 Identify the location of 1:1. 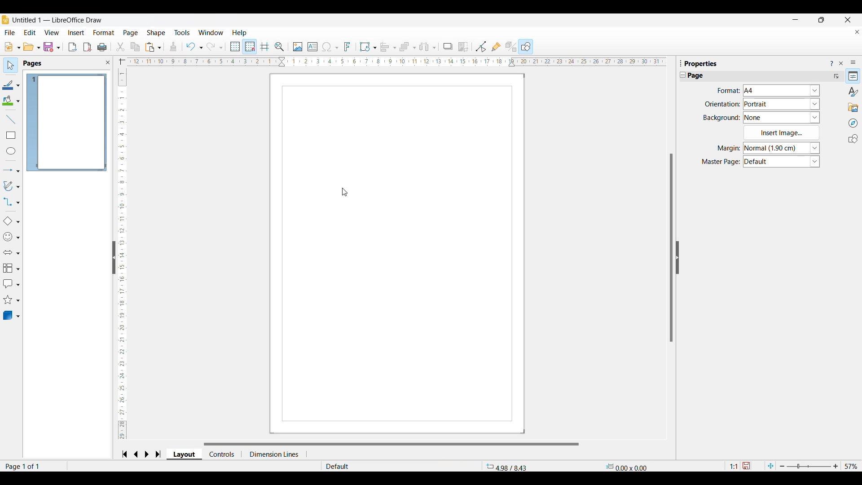
(733, 466).